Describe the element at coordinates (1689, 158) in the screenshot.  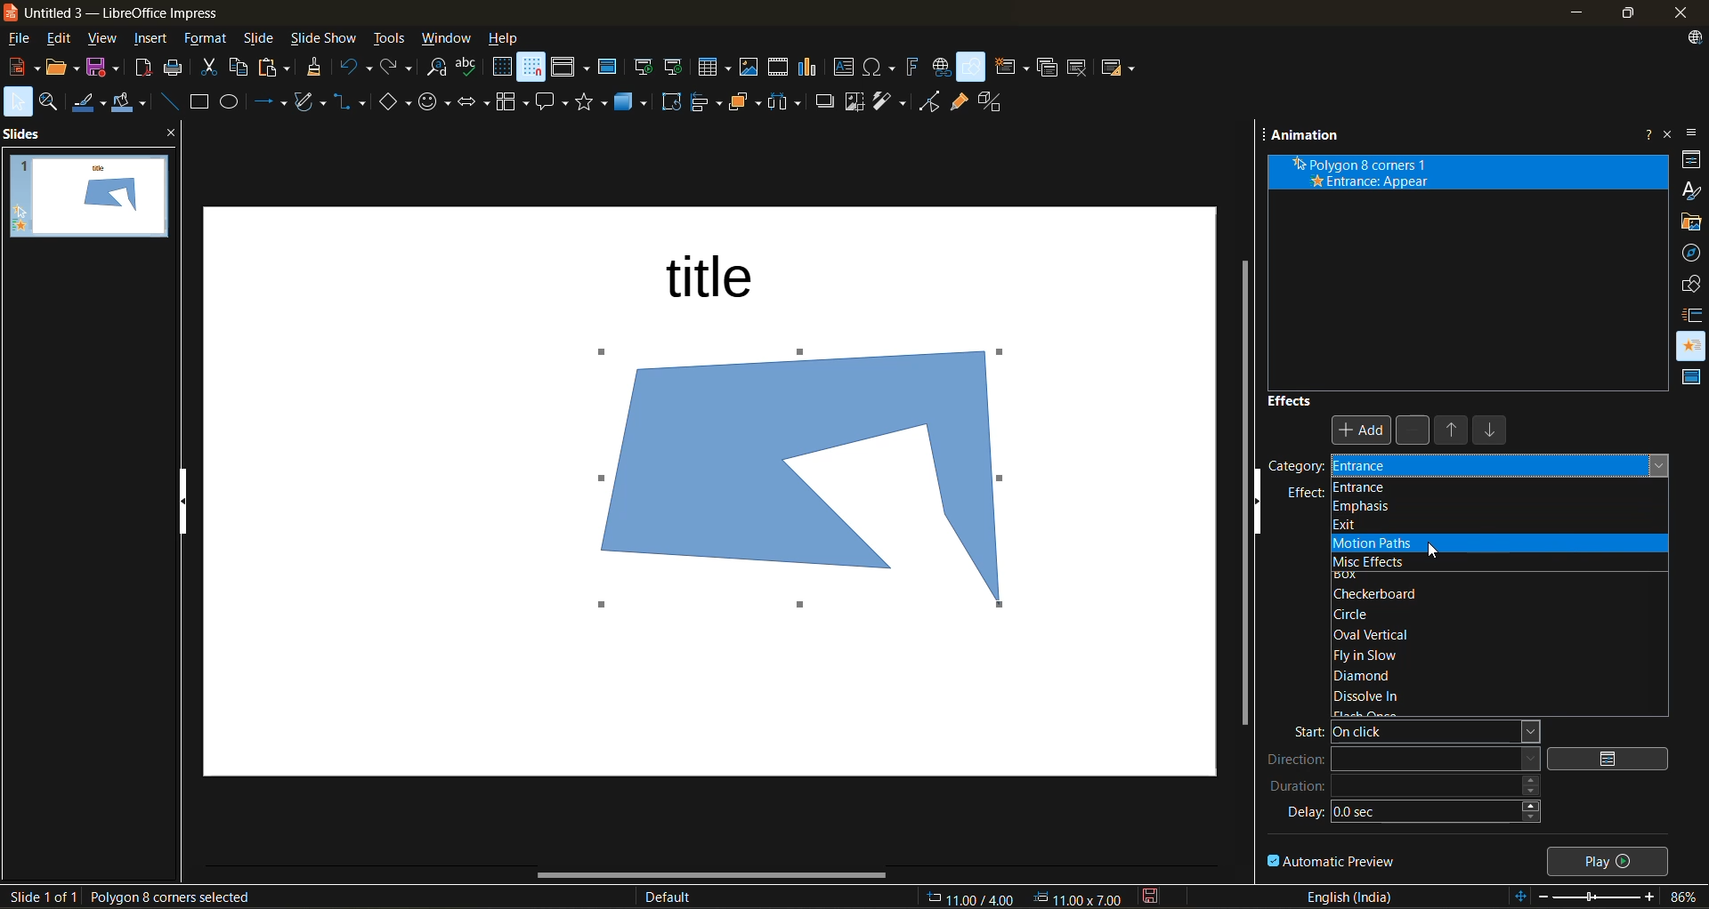
I see `properties` at that location.